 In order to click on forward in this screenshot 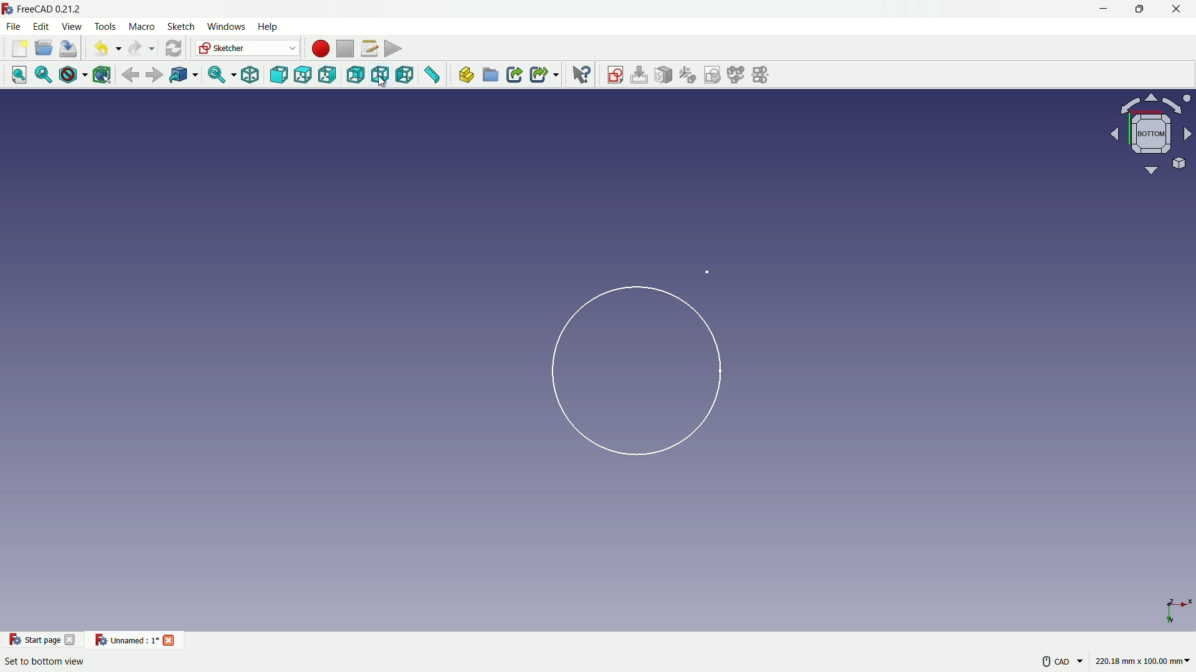, I will do `click(155, 75)`.